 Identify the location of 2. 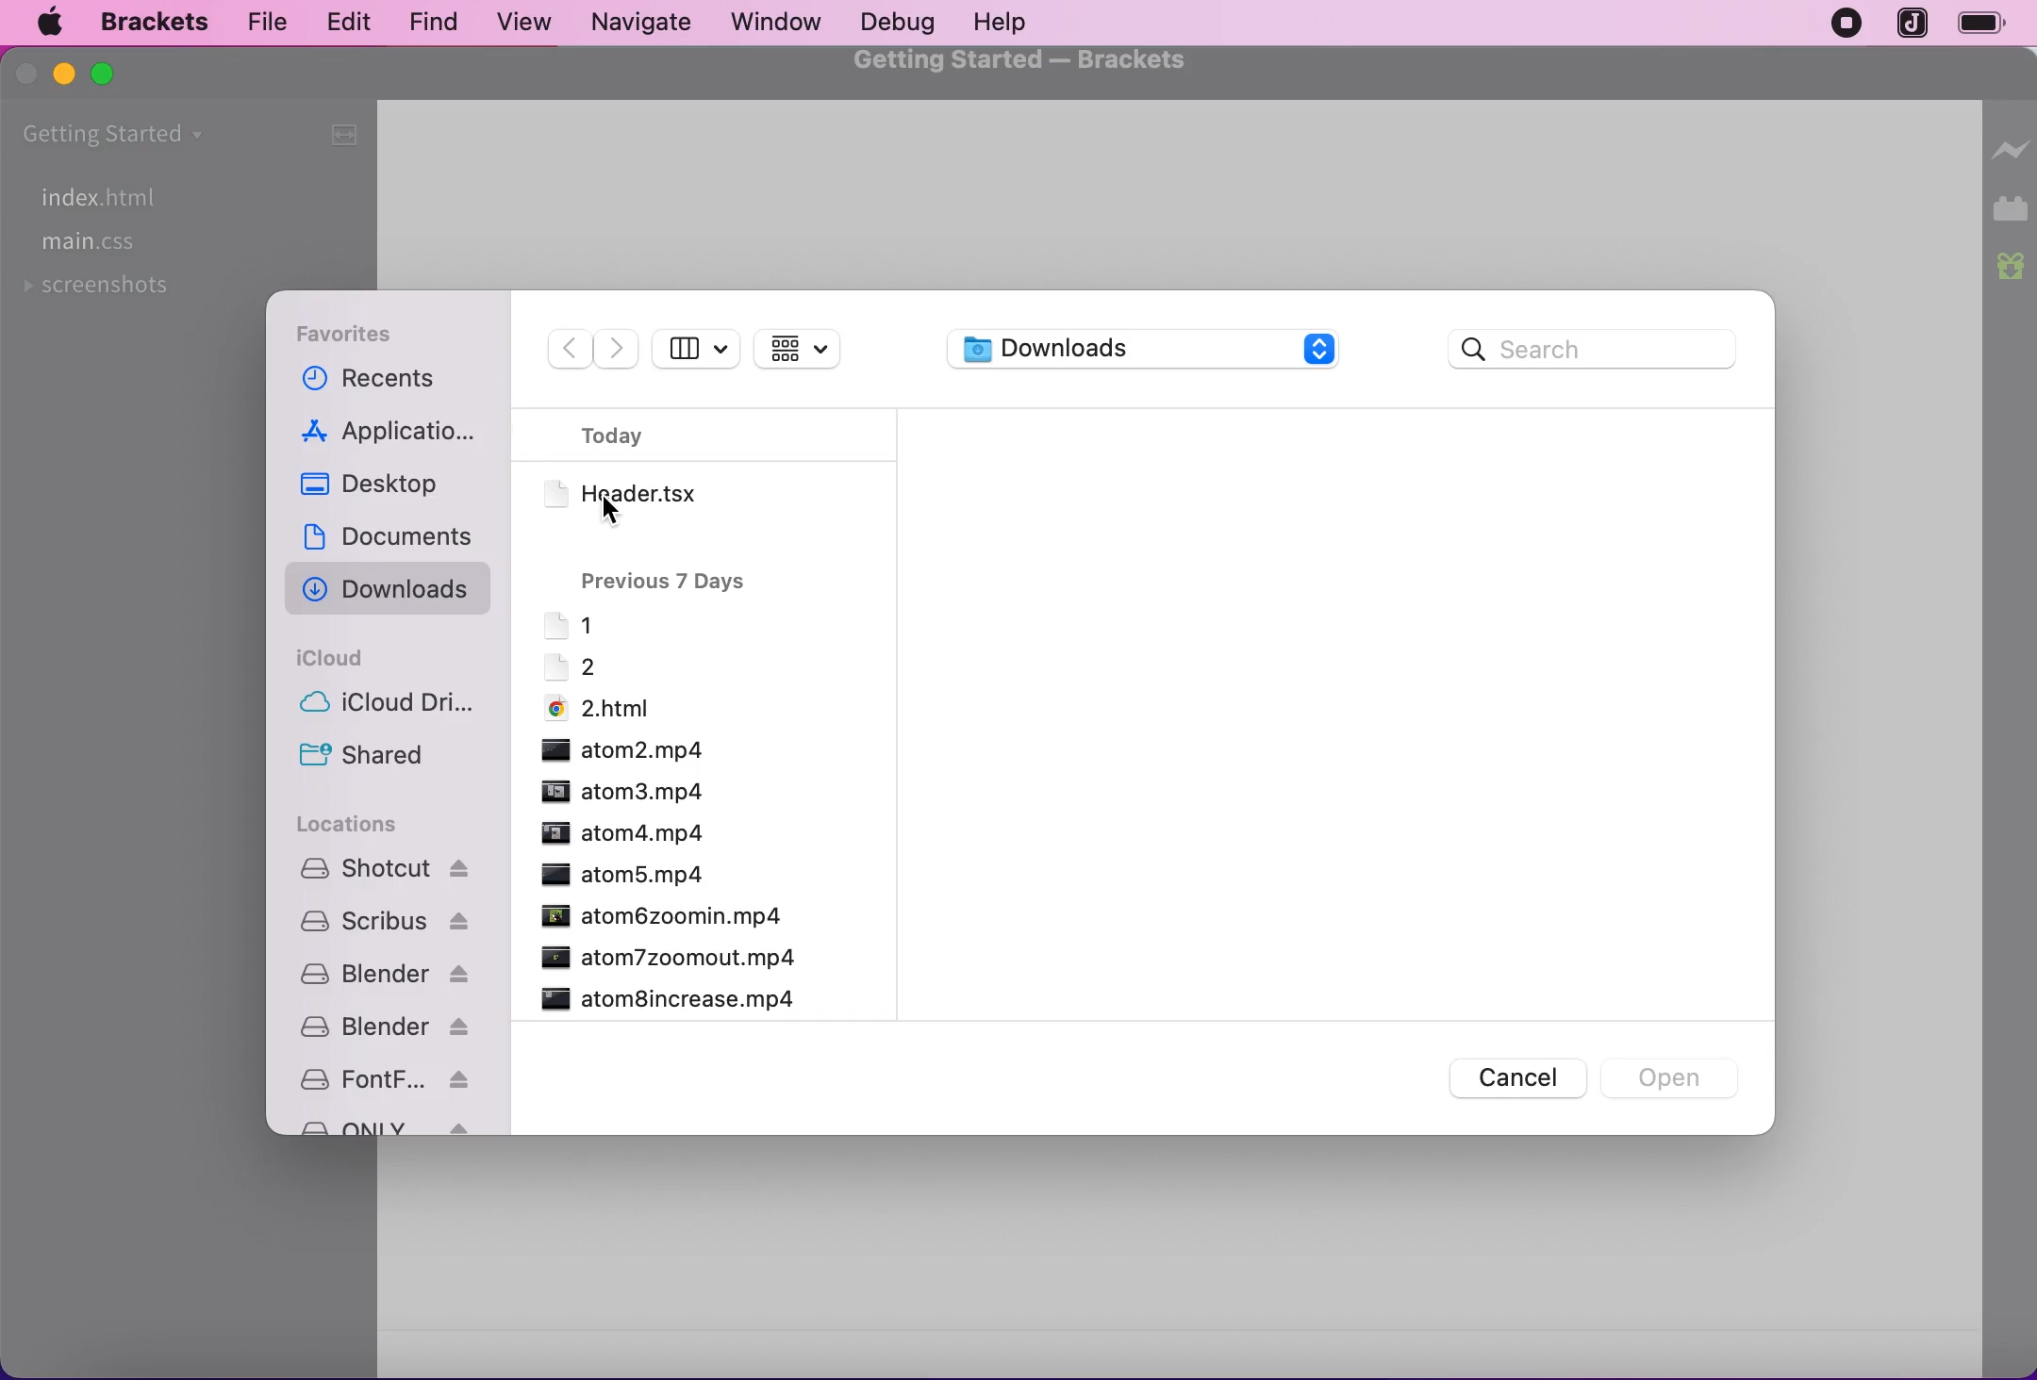
(569, 666).